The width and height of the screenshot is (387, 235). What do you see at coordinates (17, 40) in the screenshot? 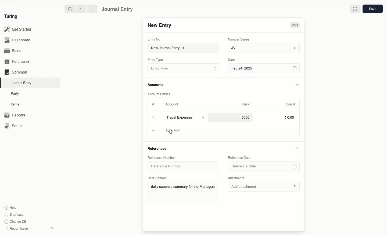
I see `Dashboard` at bounding box center [17, 40].